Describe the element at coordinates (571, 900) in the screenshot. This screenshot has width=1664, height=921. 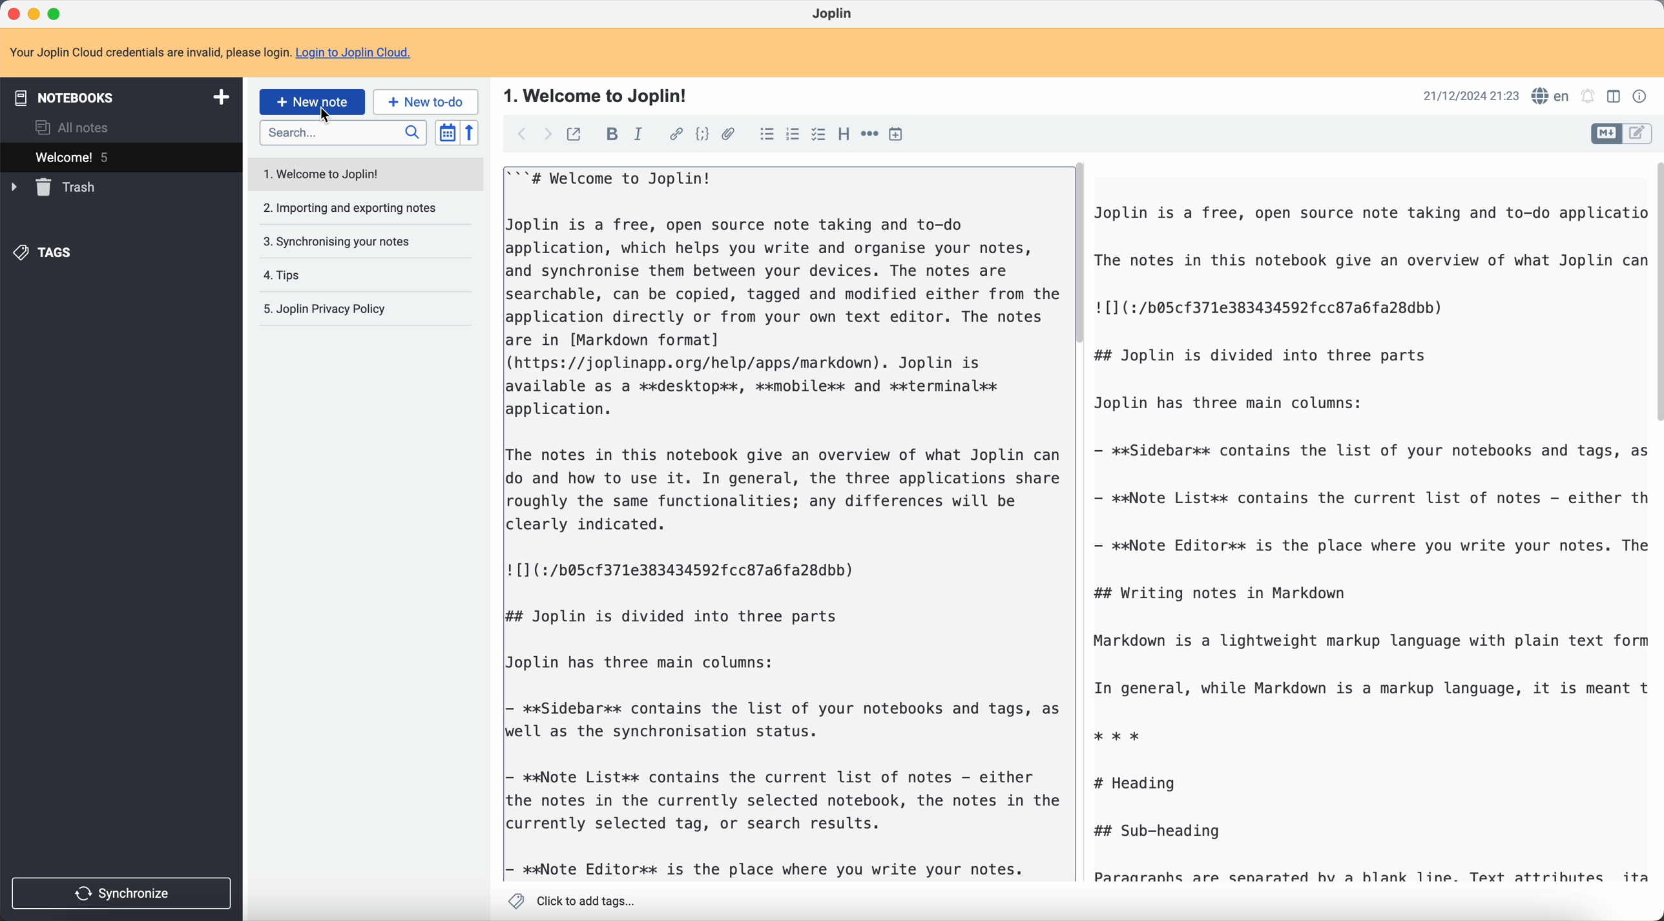
I see `click to add tags` at that location.